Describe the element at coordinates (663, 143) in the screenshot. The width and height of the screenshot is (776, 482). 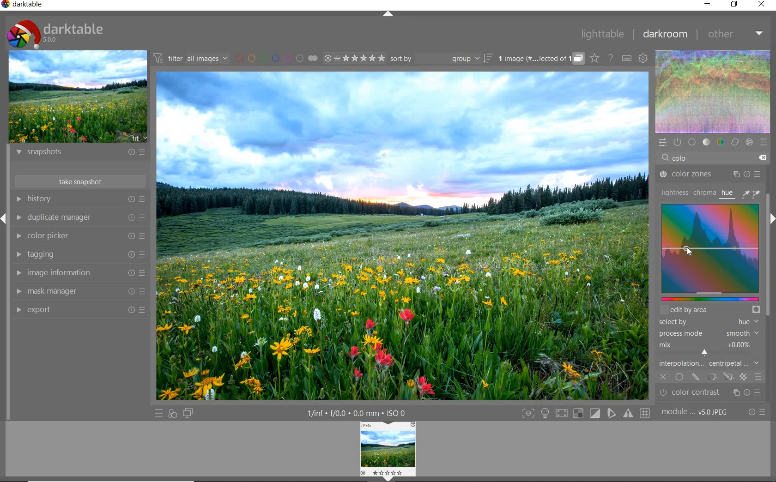
I see `quick access panel` at that location.